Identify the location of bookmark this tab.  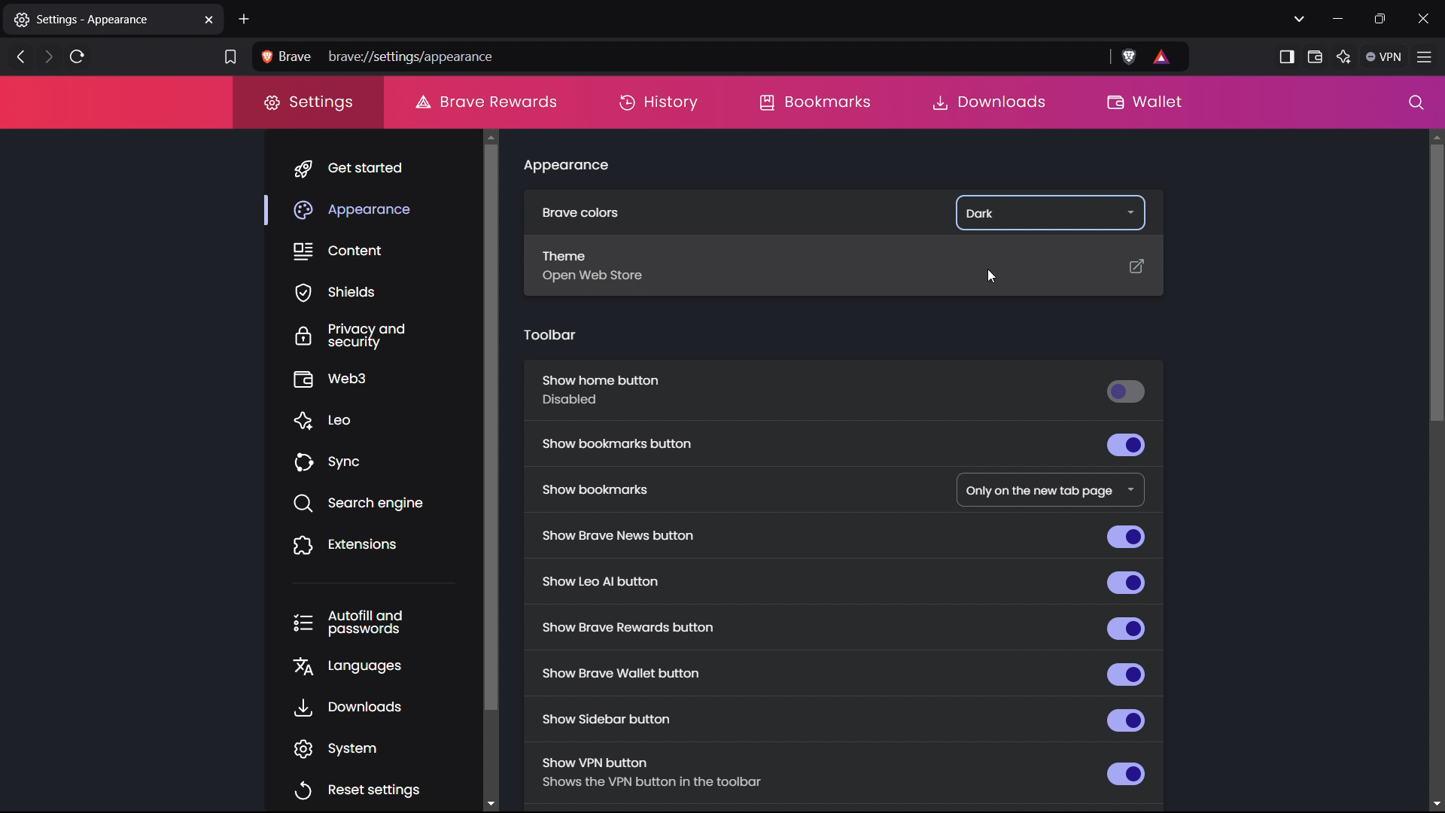
(230, 59).